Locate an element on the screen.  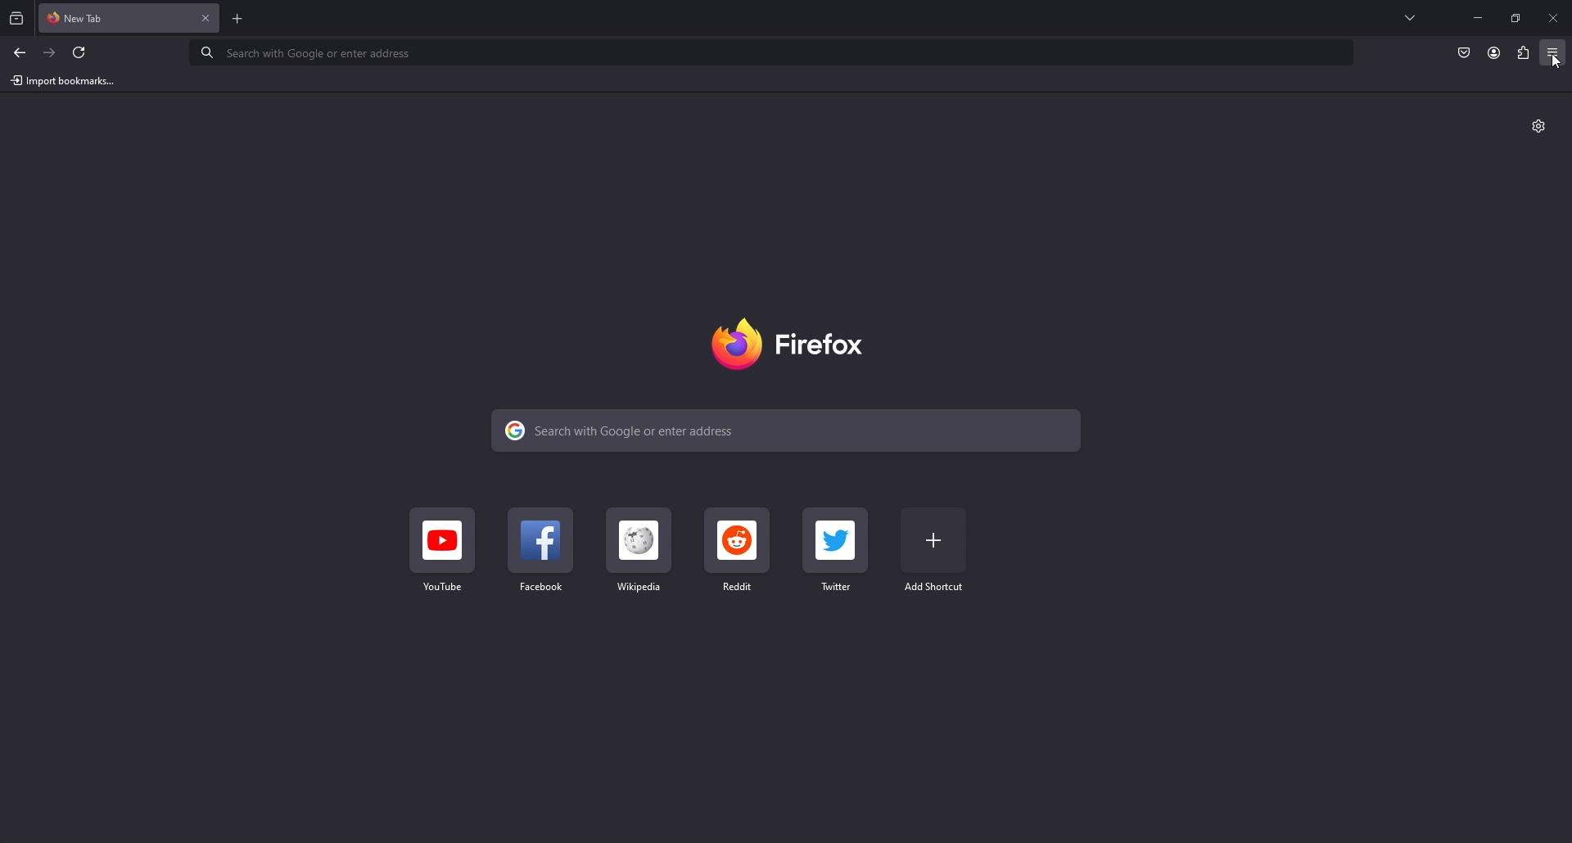
application menu is located at coordinates (1552, 52).